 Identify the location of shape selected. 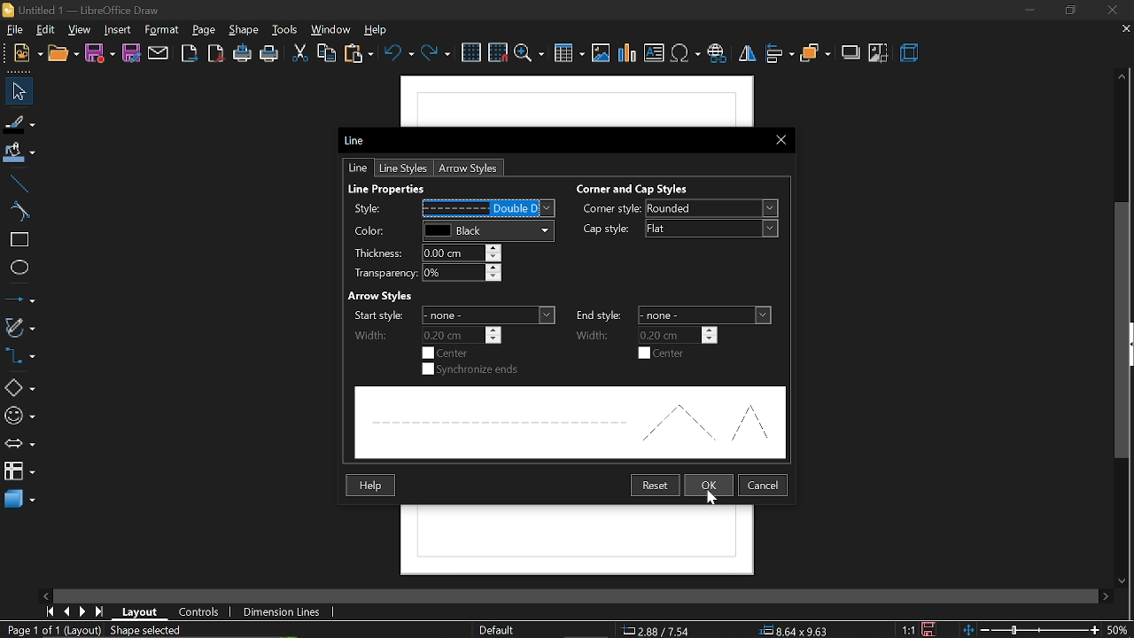
(145, 631).